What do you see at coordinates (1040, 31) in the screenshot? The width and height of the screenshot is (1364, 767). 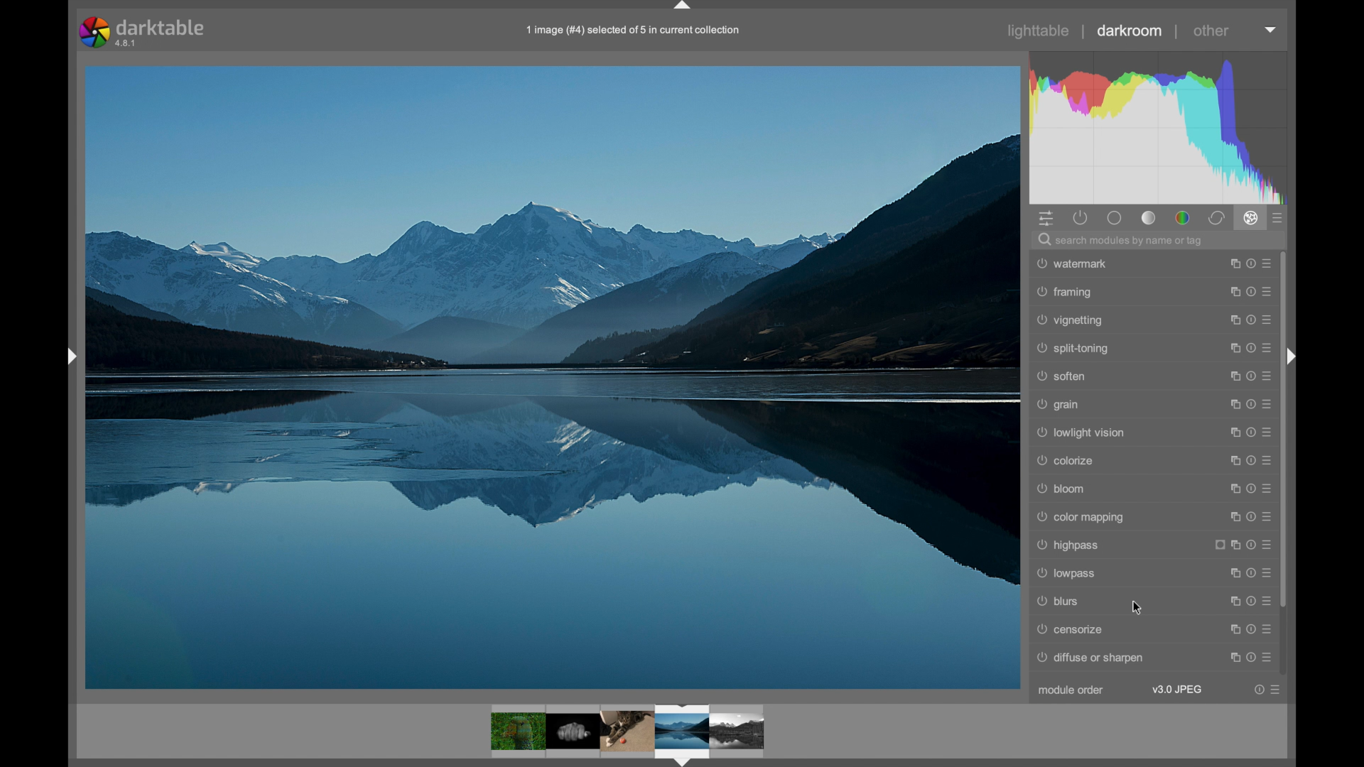 I see `lighttable` at bounding box center [1040, 31].